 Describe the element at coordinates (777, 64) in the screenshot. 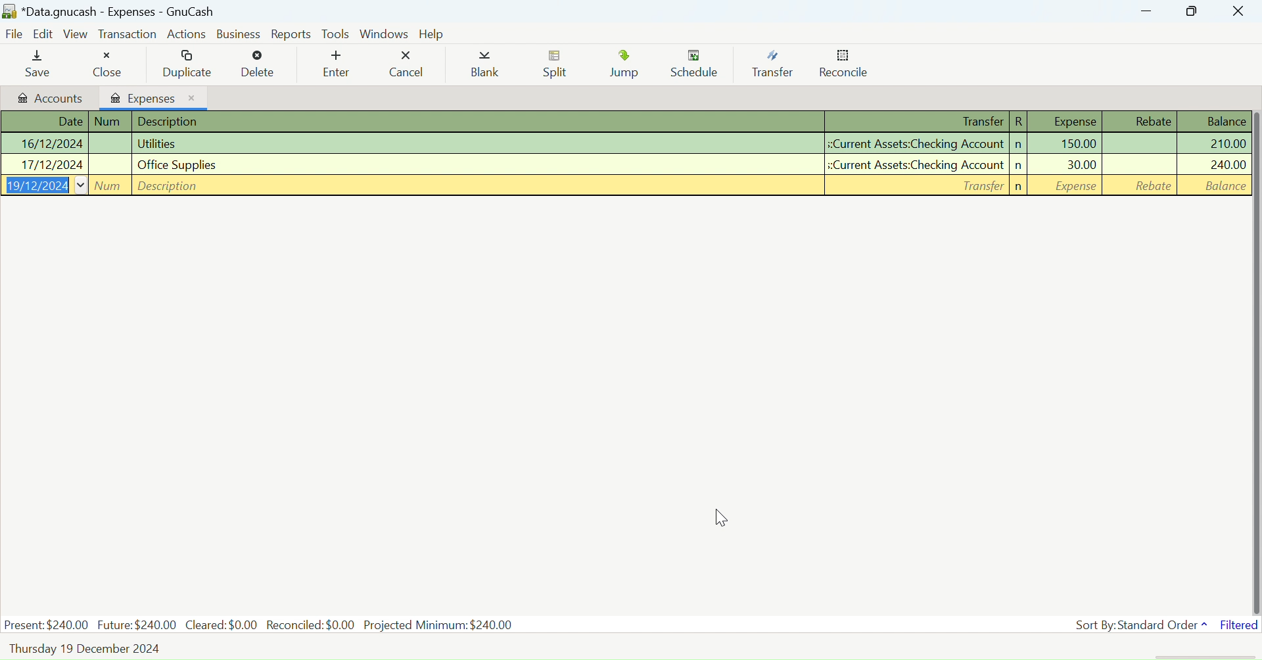

I see `Transfer` at that location.